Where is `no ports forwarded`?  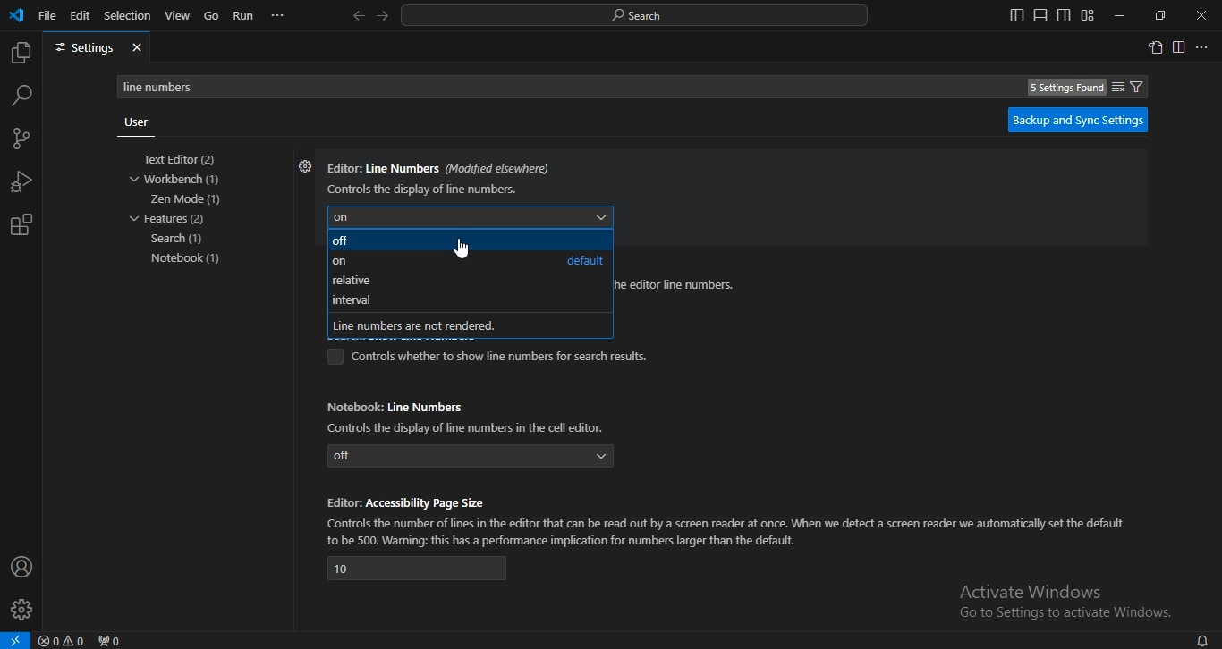
no ports forwarded is located at coordinates (111, 640).